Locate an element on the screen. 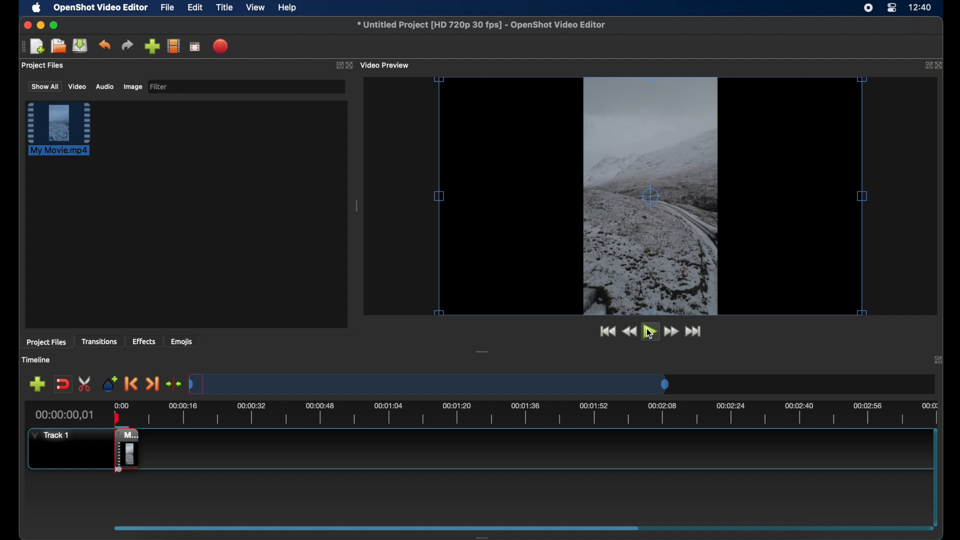 Image resolution: width=960 pixels, height=540 pixels. minimize is located at coordinates (40, 25).